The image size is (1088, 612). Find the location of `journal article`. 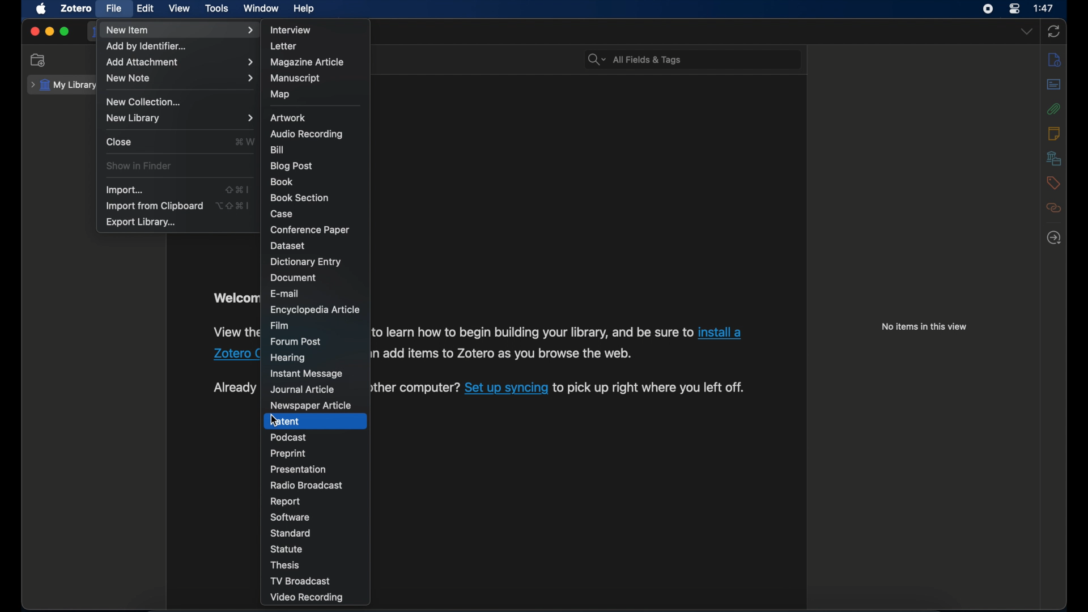

journal article is located at coordinates (303, 390).